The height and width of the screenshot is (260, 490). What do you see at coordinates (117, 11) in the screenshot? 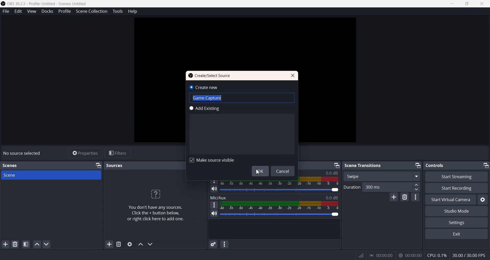
I see `Tools` at bounding box center [117, 11].